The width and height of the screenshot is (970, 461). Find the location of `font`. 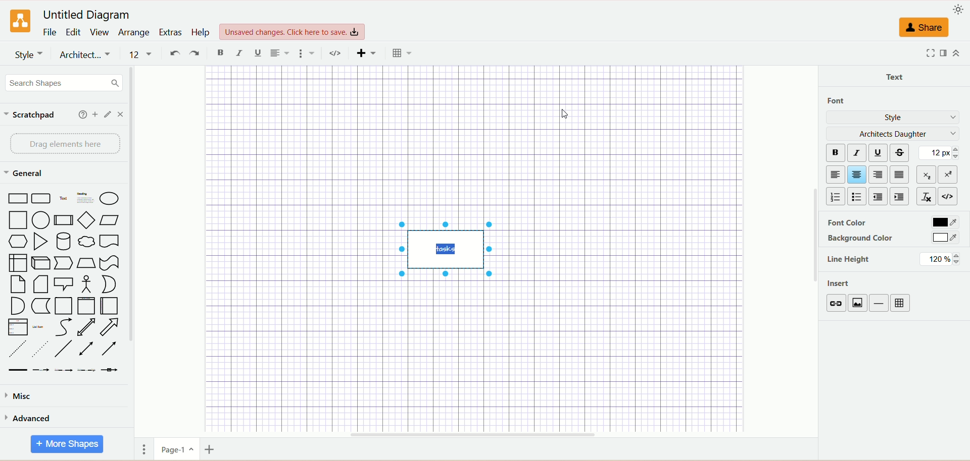

font is located at coordinates (842, 100).